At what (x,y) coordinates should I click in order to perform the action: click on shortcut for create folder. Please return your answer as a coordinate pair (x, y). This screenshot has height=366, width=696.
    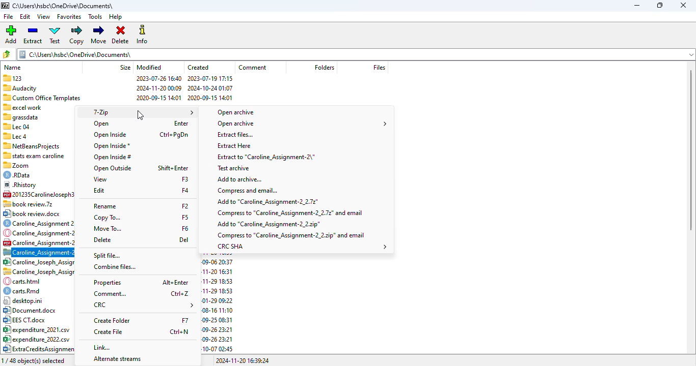
    Looking at the image, I should click on (185, 321).